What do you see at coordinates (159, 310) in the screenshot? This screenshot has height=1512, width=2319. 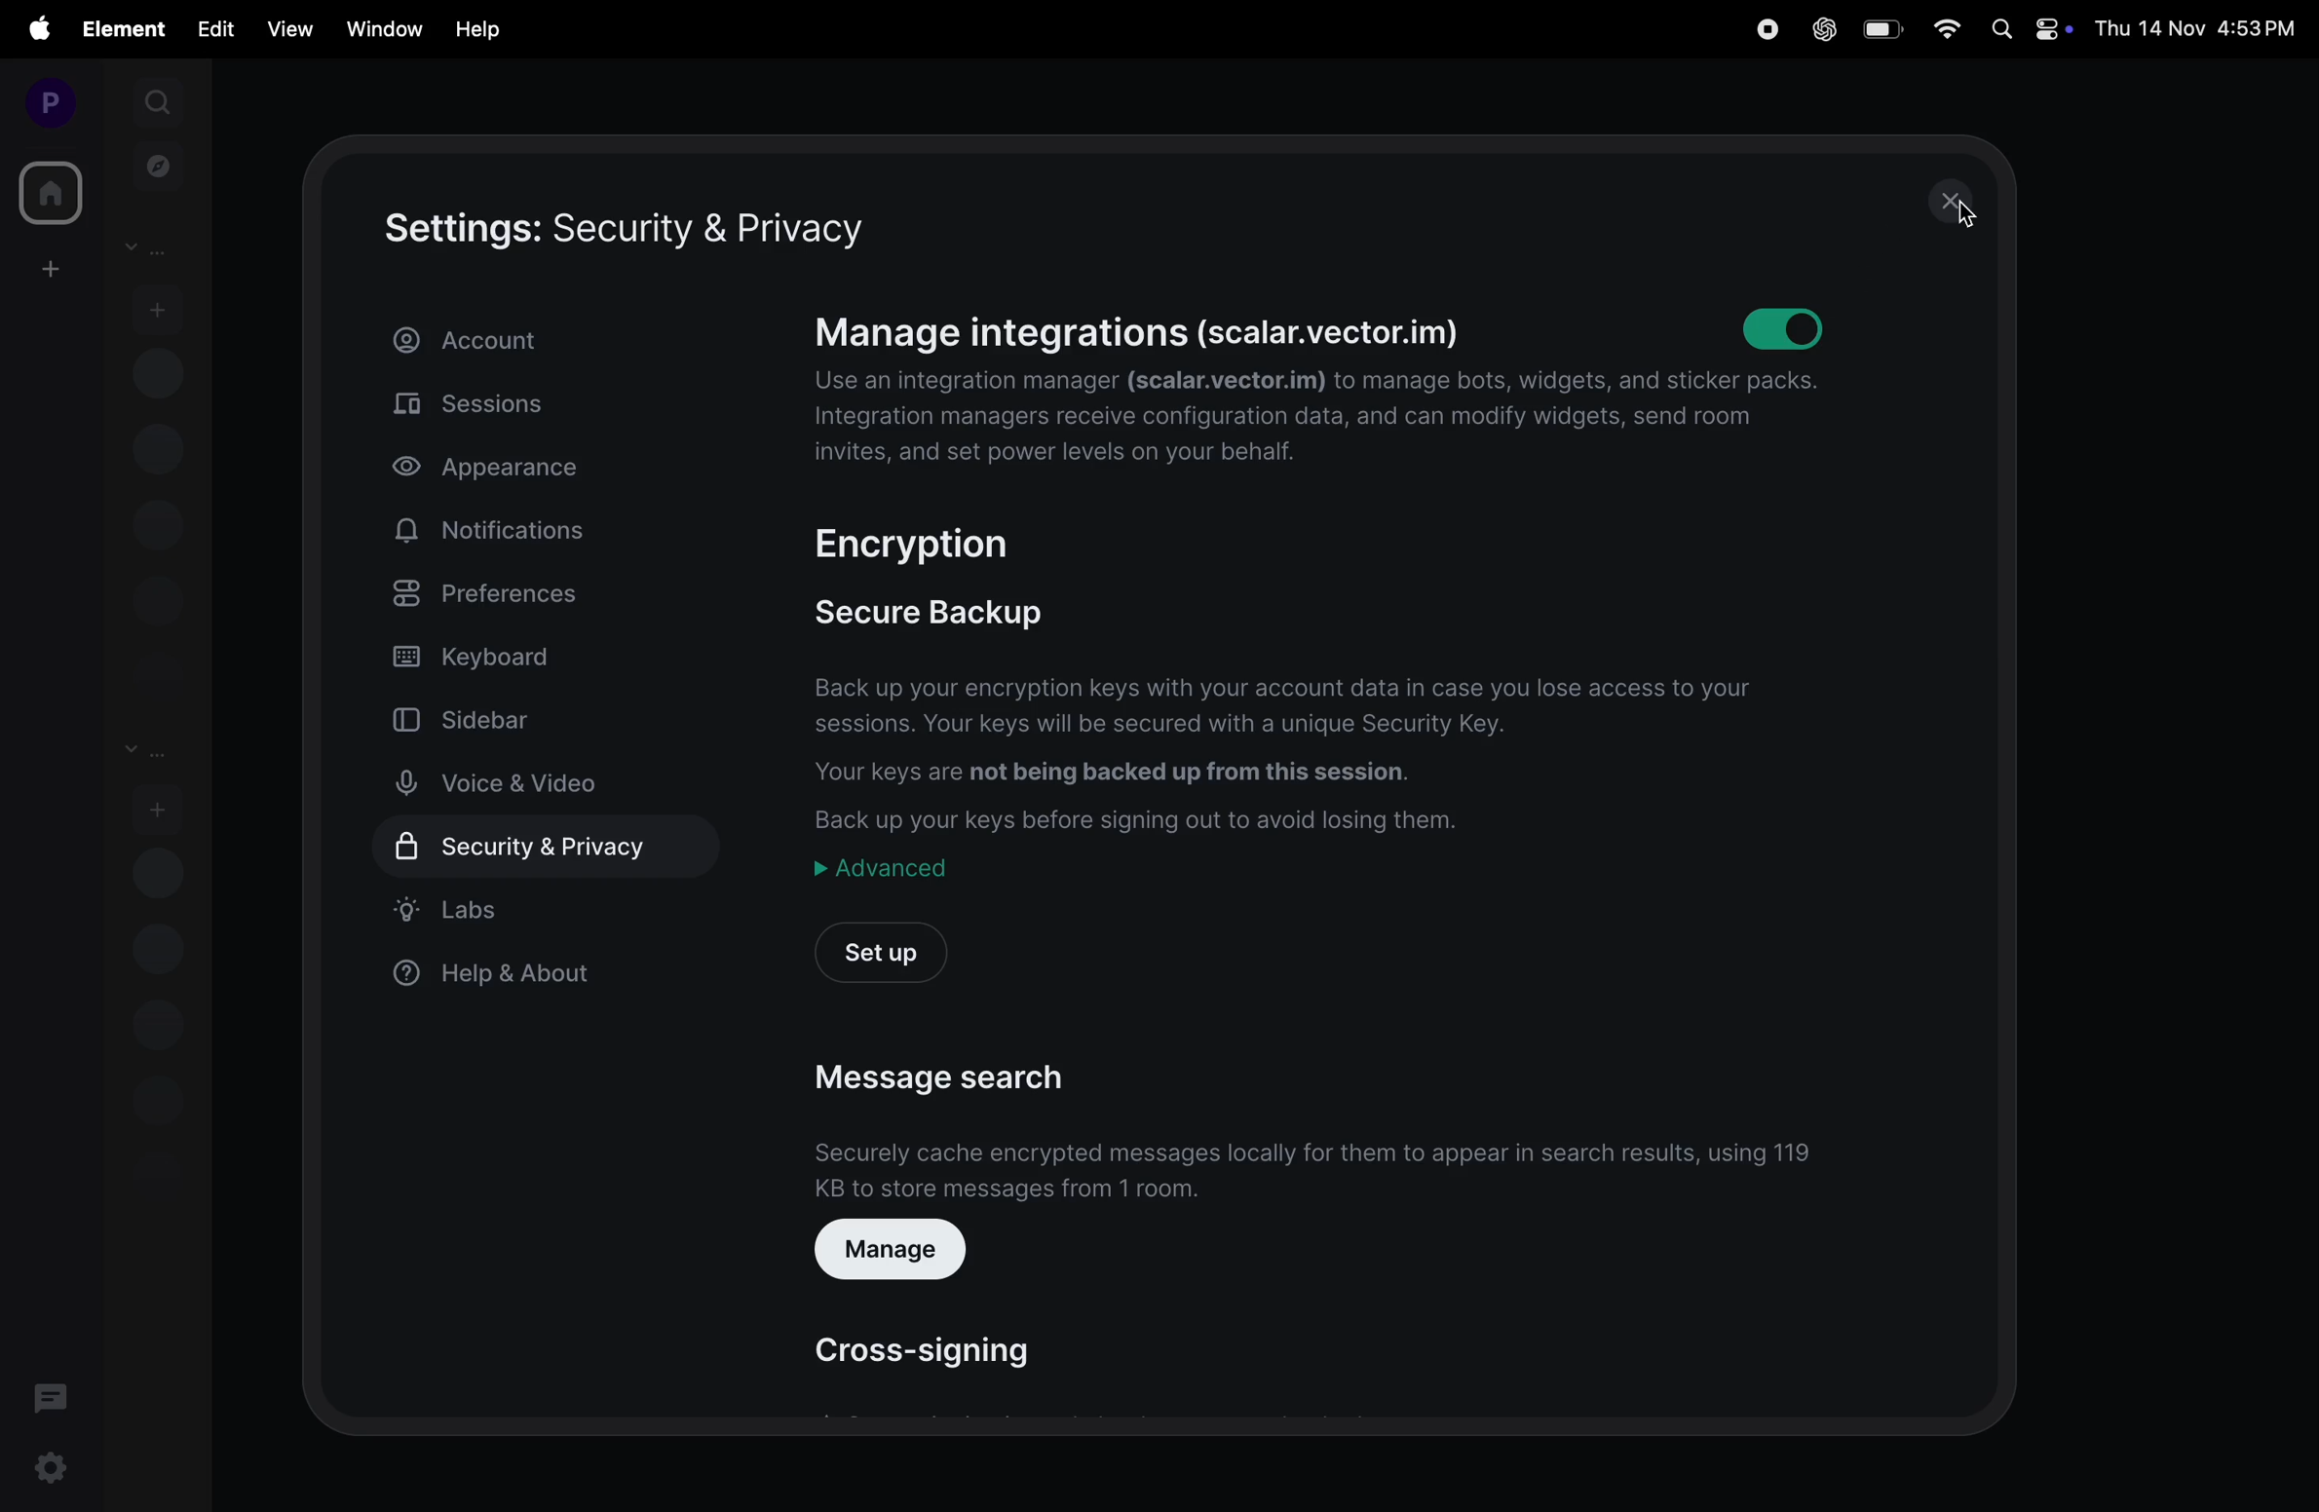 I see `start chat` at bounding box center [159, 310].